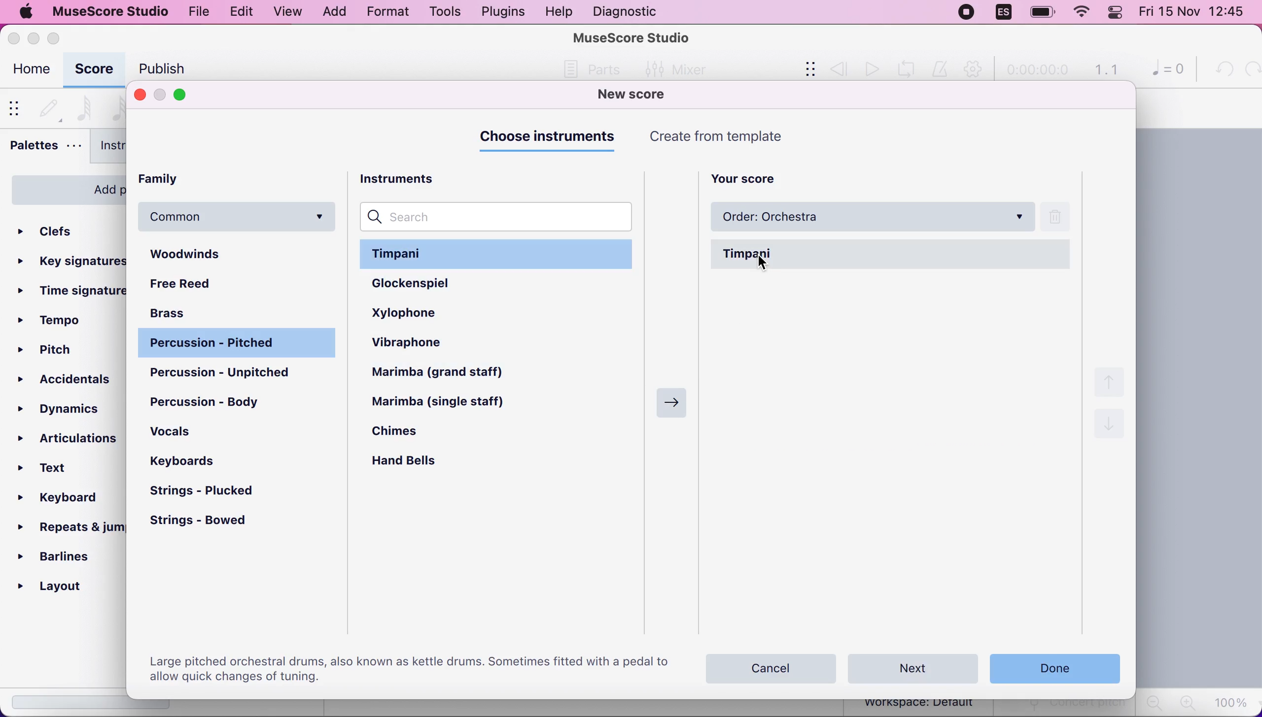  What do you see at coordinates (1117, 13) in the screenshot?
I see `panel control` at bounding box center [1117, 13].